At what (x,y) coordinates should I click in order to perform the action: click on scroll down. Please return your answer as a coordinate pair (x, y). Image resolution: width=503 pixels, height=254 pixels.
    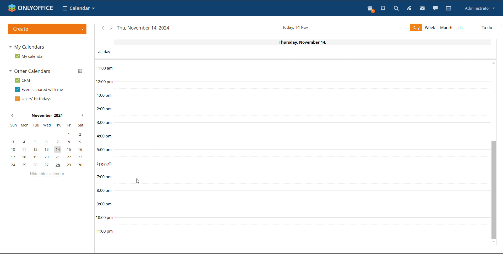
    Looking at the image, I should click on (500, 252).